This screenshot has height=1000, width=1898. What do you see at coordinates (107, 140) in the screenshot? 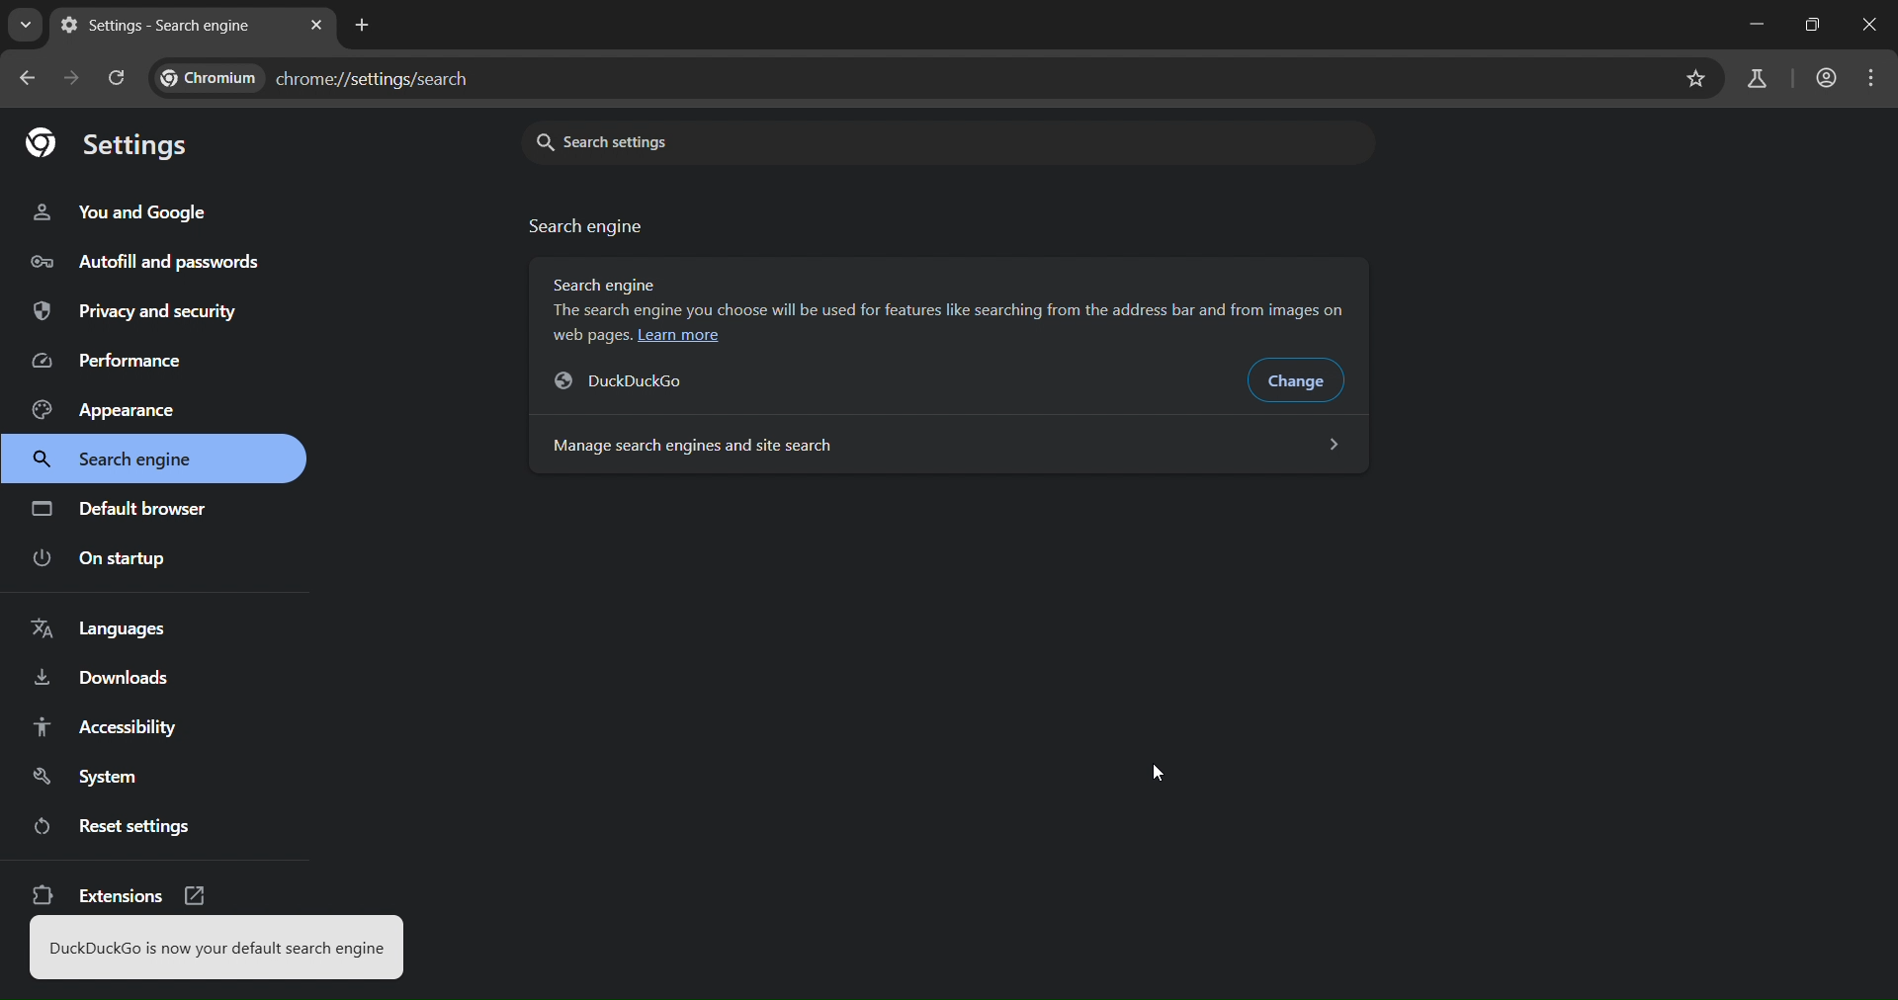
I see `settings` at bounding box center [107, 140].